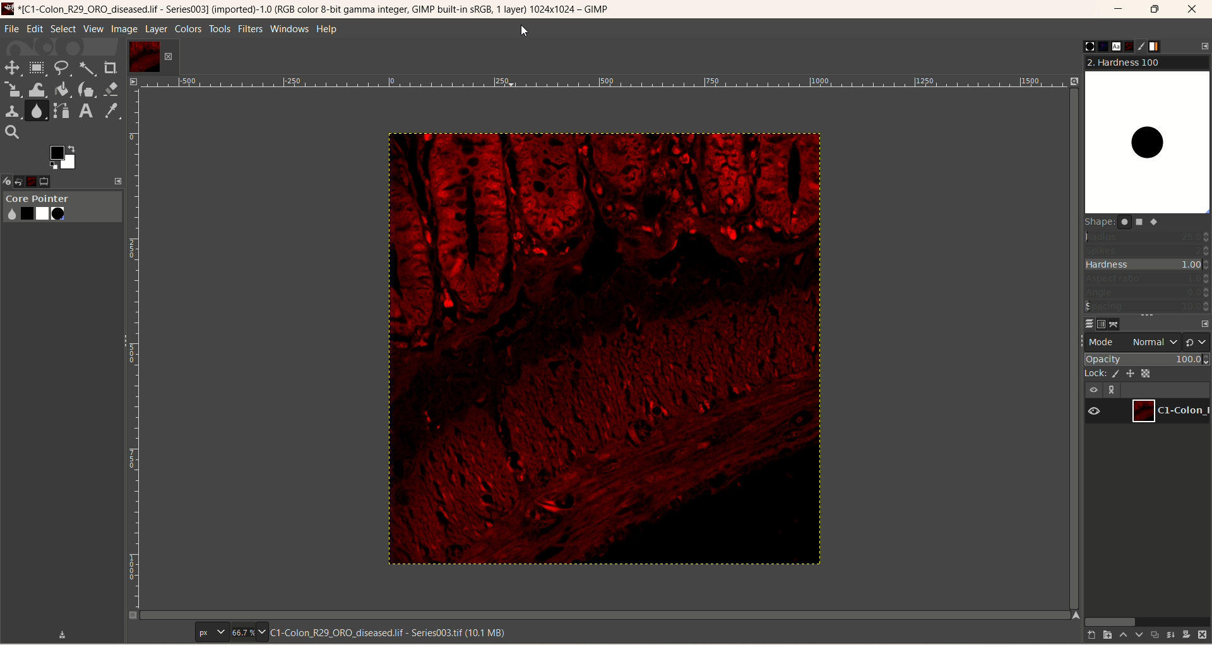 This screenshot has width=1212, height=645. What do you see at coordinates (1111, 46) in the screenshot?
I see `fonts` at bounding box center [1111, 46].